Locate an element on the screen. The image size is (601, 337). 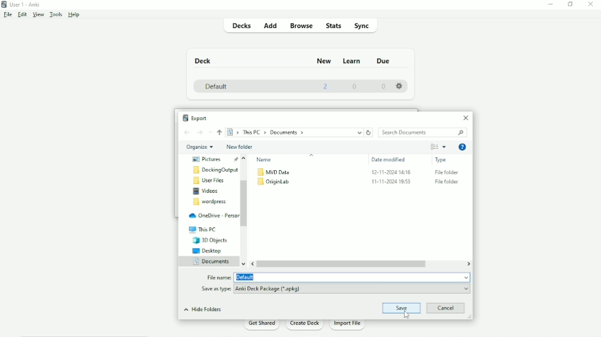
Minimize is located at coordinates (549, 4).